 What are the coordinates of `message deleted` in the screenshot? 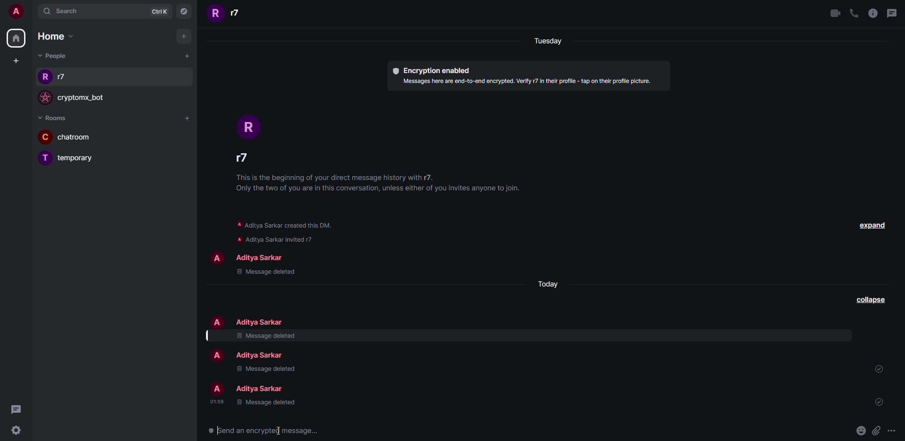 It's located at (270, 403).